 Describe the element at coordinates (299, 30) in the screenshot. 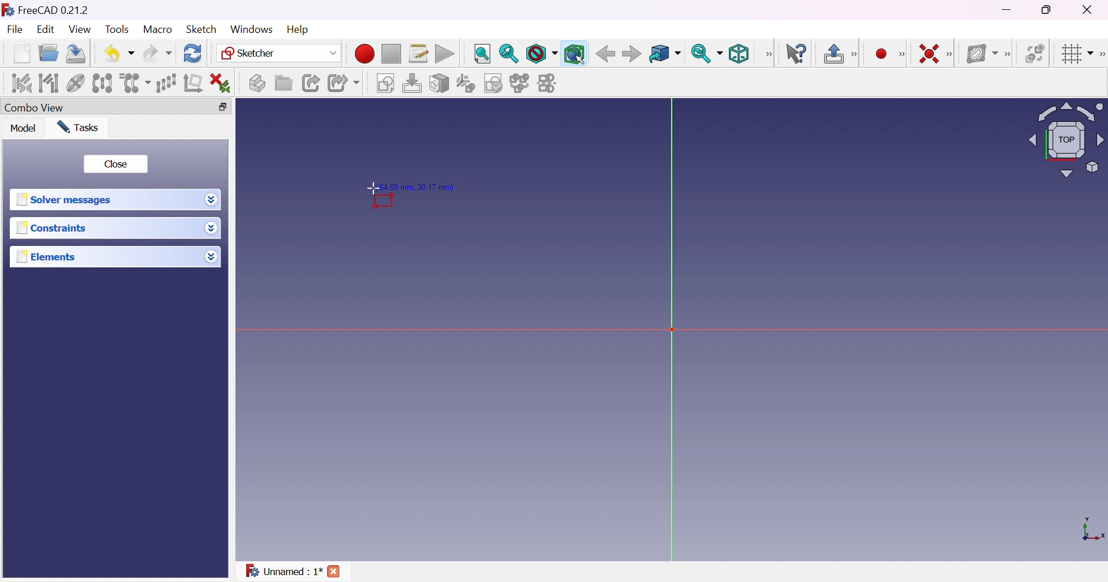

I see `Help` at that location.